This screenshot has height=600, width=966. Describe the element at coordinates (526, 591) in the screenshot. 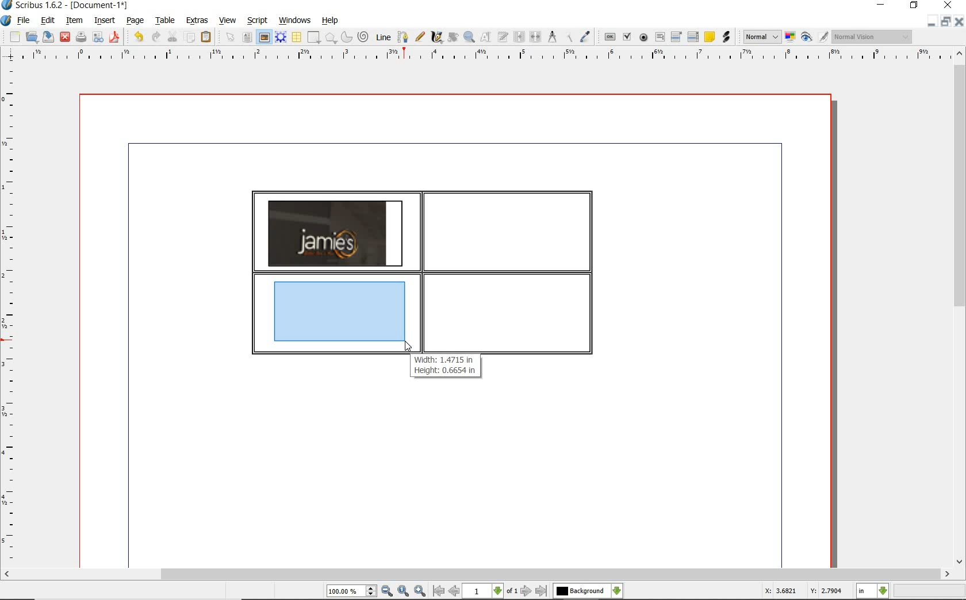

I see `go to next page` at that location.